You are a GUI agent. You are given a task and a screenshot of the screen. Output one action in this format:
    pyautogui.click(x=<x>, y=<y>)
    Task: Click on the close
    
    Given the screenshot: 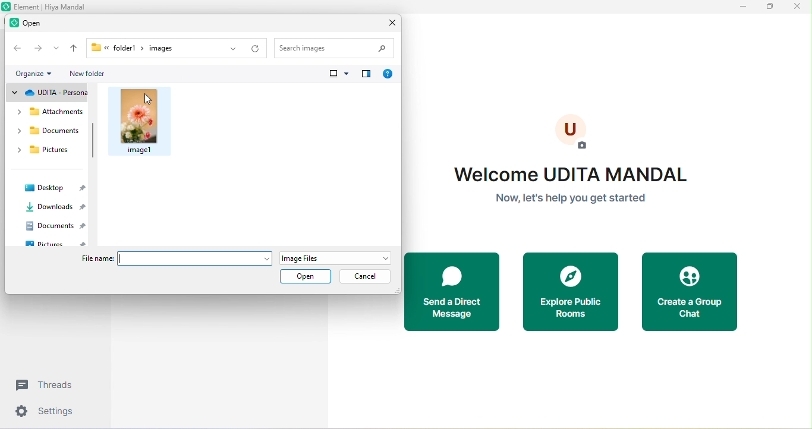 What is the action you would take?
    pyautogui.click(x=389, y=22)
    